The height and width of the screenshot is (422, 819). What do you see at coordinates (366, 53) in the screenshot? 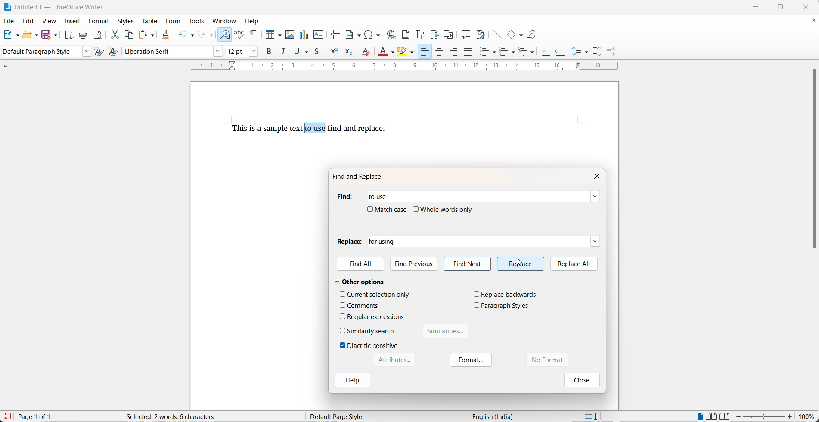
I see `clear direct formatting` at bounding box center [366, 53].